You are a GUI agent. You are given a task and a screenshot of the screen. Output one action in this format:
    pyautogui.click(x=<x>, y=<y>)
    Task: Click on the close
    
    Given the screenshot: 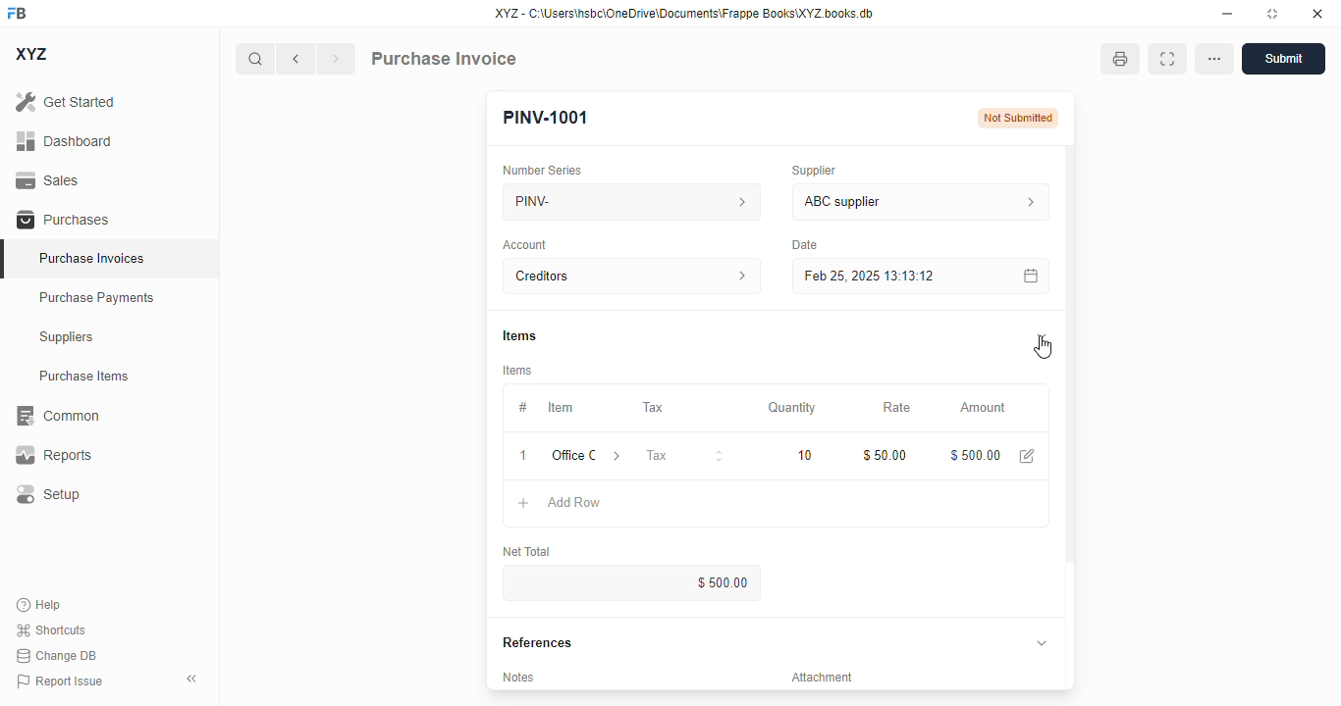 What is the action you would take?
    pyautogui.click(x=1317, y=13)
    